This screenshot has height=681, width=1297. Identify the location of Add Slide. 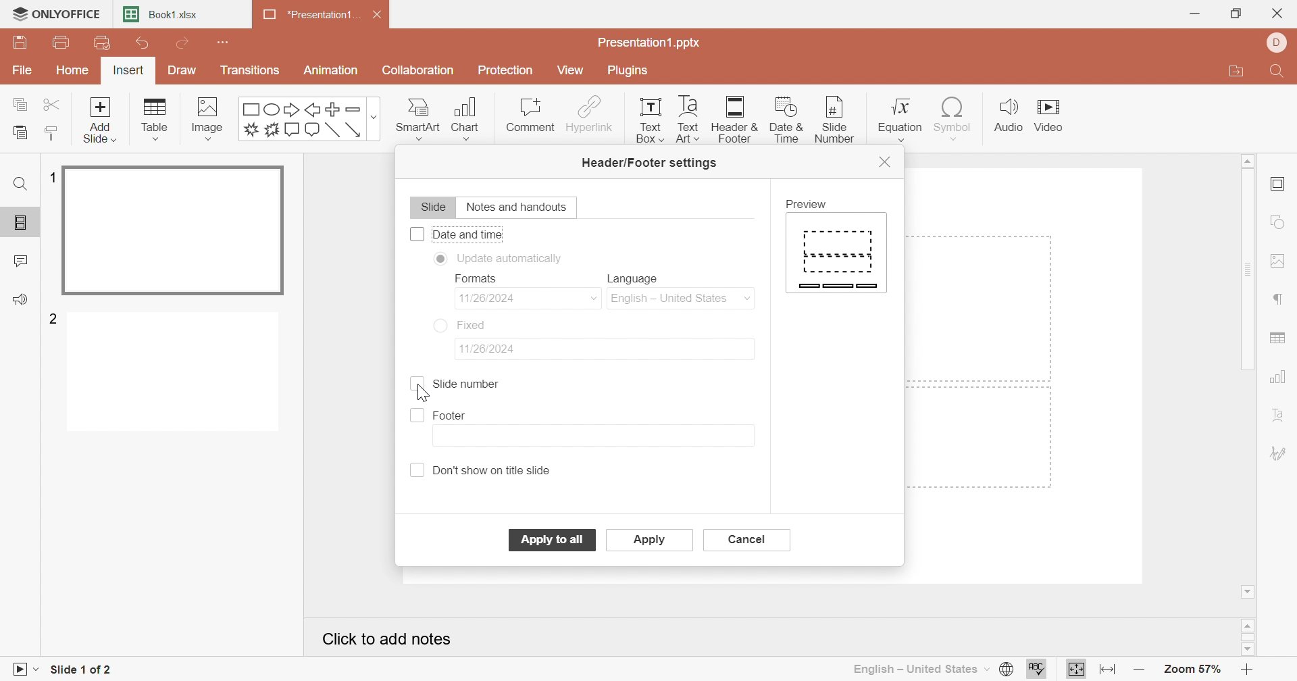
(100, 119).